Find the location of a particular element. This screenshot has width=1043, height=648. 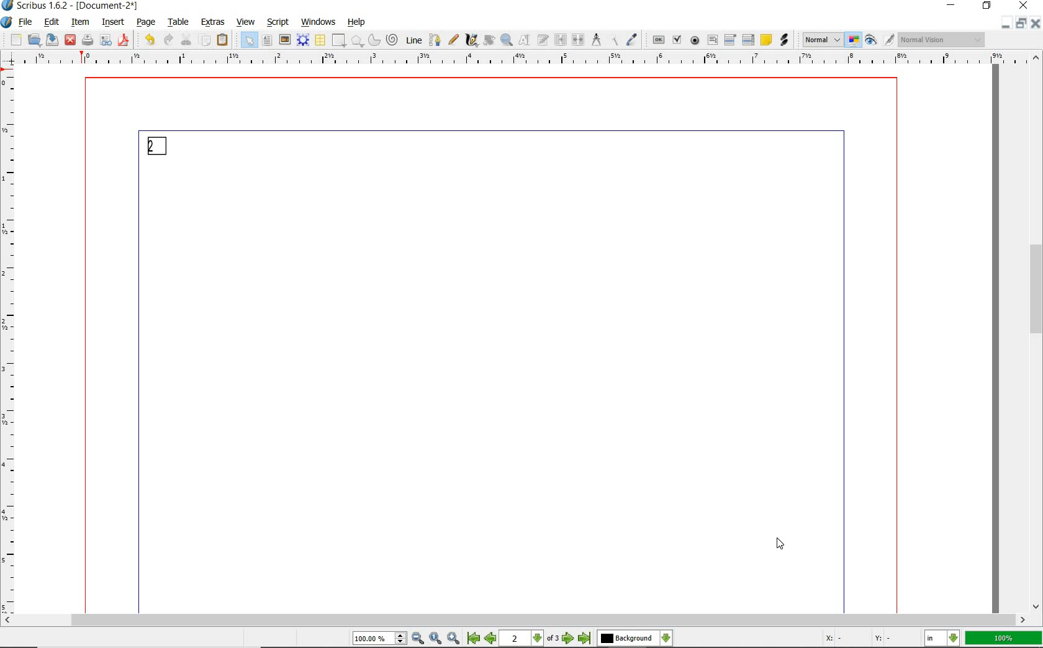

Page 2 Numbering is located at coordinates (158, 145).